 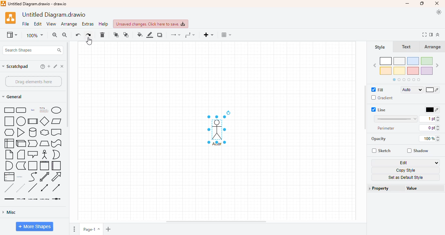 What do you see at coordinates (116, 35) in the screenshot?
I see `to front` at bounding box center [116, 35].